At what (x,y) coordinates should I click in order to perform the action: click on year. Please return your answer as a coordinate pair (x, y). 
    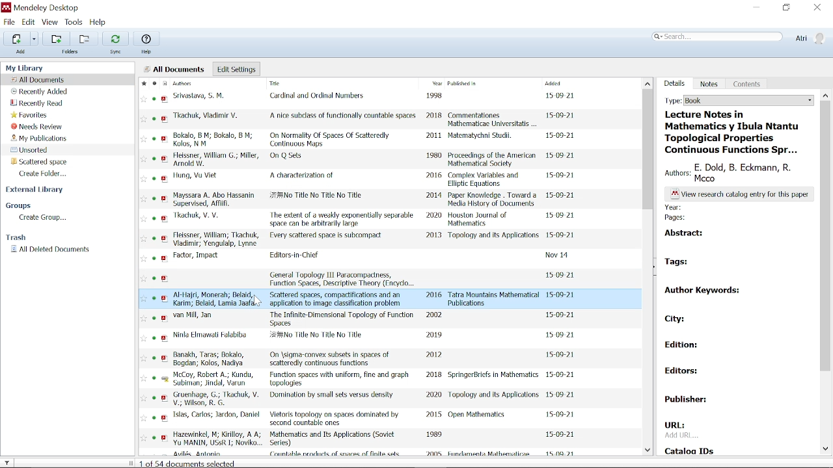
    Looking at the image, I should click on (675, 207).